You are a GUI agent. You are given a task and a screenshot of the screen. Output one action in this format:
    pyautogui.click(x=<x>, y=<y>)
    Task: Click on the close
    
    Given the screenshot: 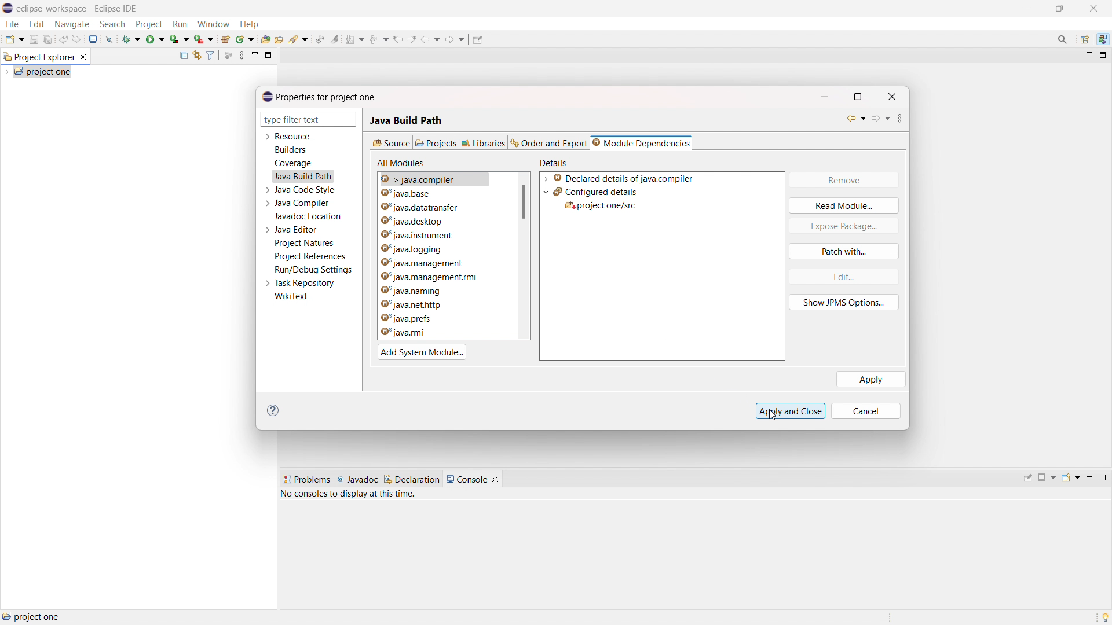 What is the action you would take?
    pyautogui.click(x=1093, y=8)
    